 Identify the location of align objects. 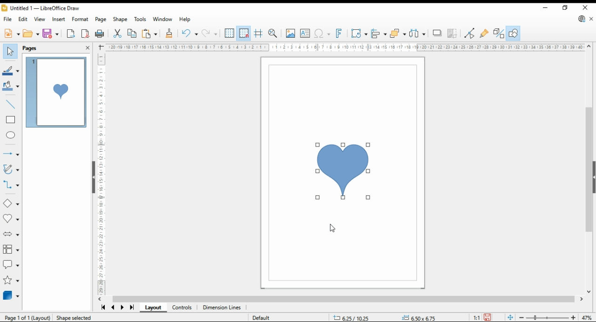
(379, 34).